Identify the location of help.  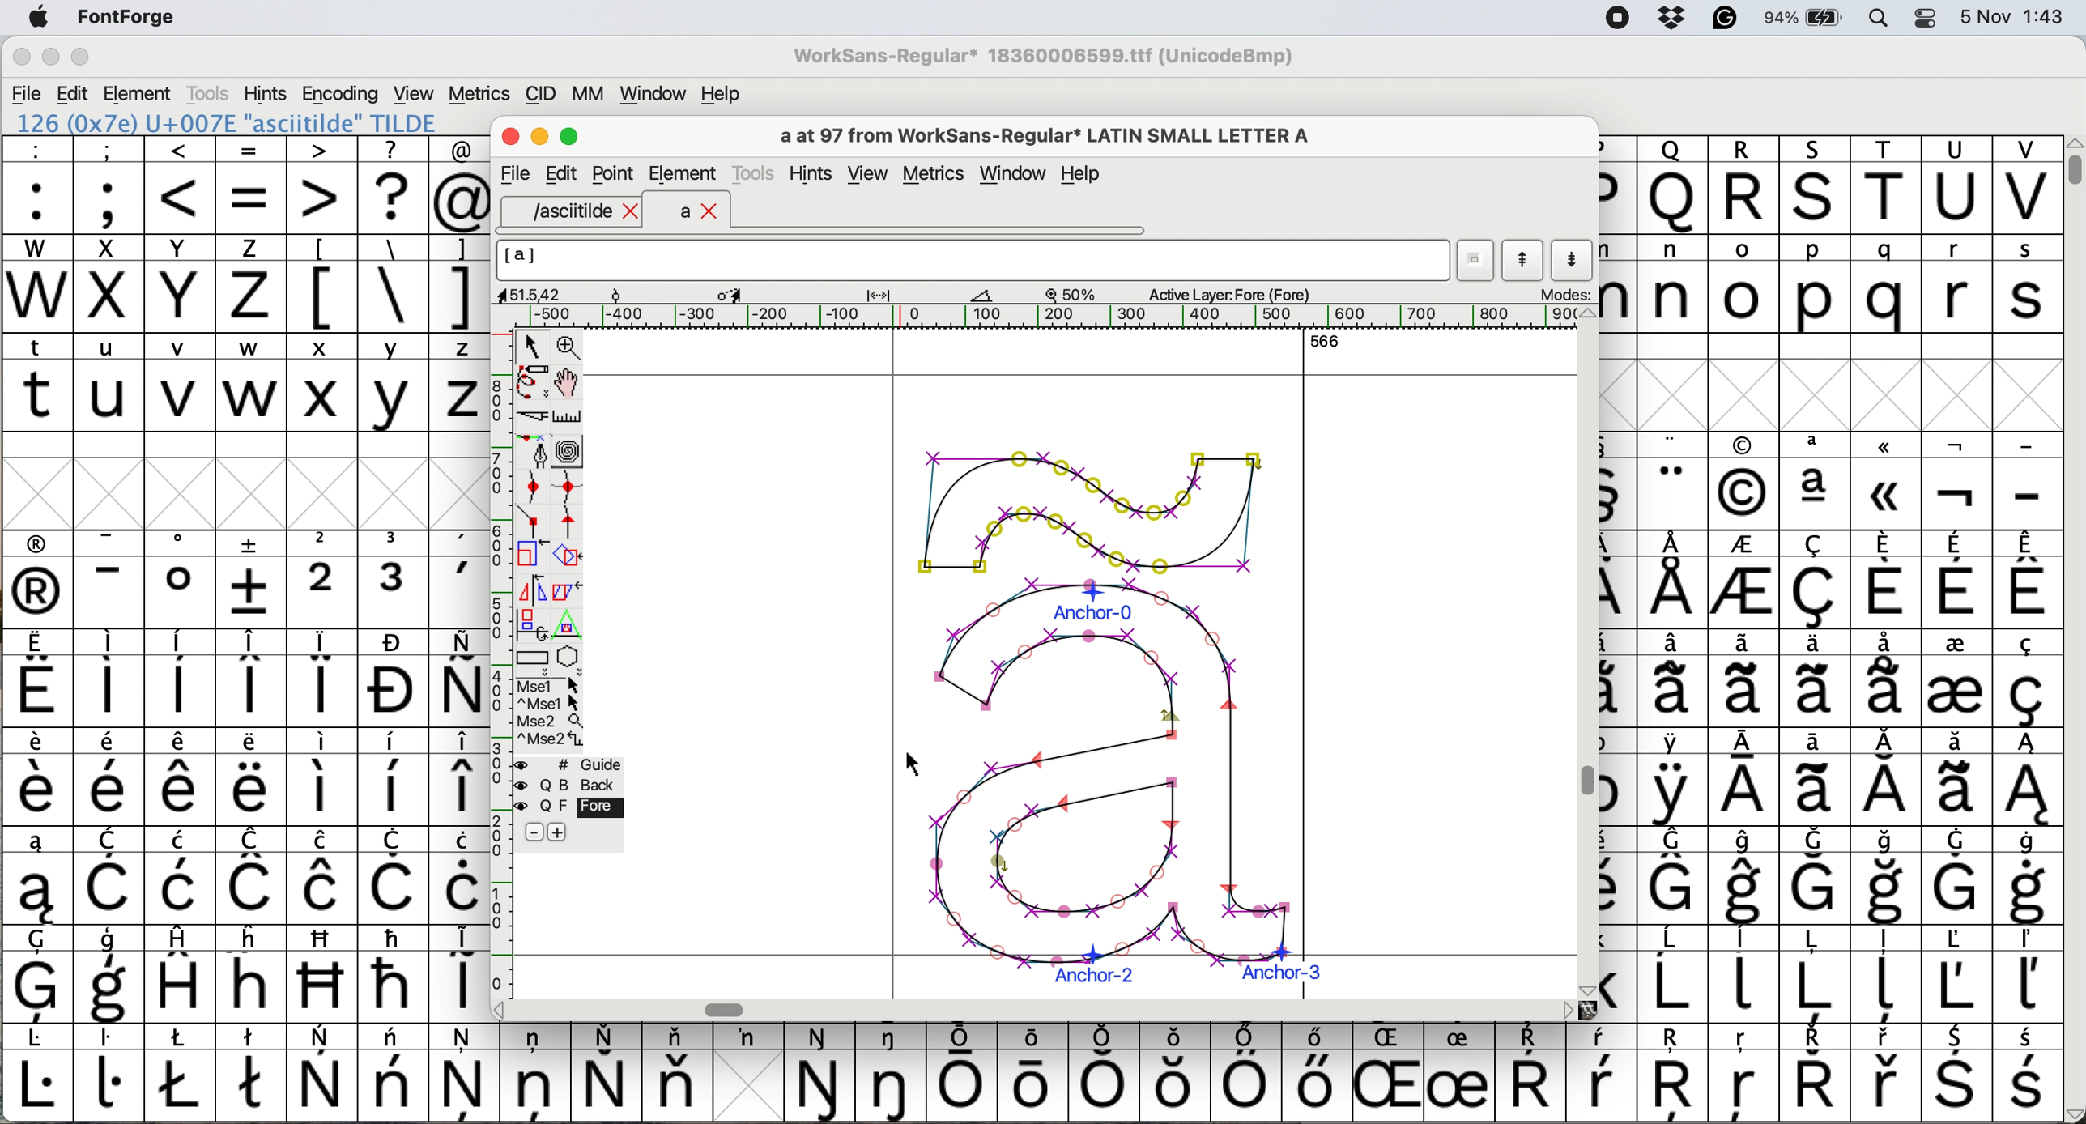
(722, 93).